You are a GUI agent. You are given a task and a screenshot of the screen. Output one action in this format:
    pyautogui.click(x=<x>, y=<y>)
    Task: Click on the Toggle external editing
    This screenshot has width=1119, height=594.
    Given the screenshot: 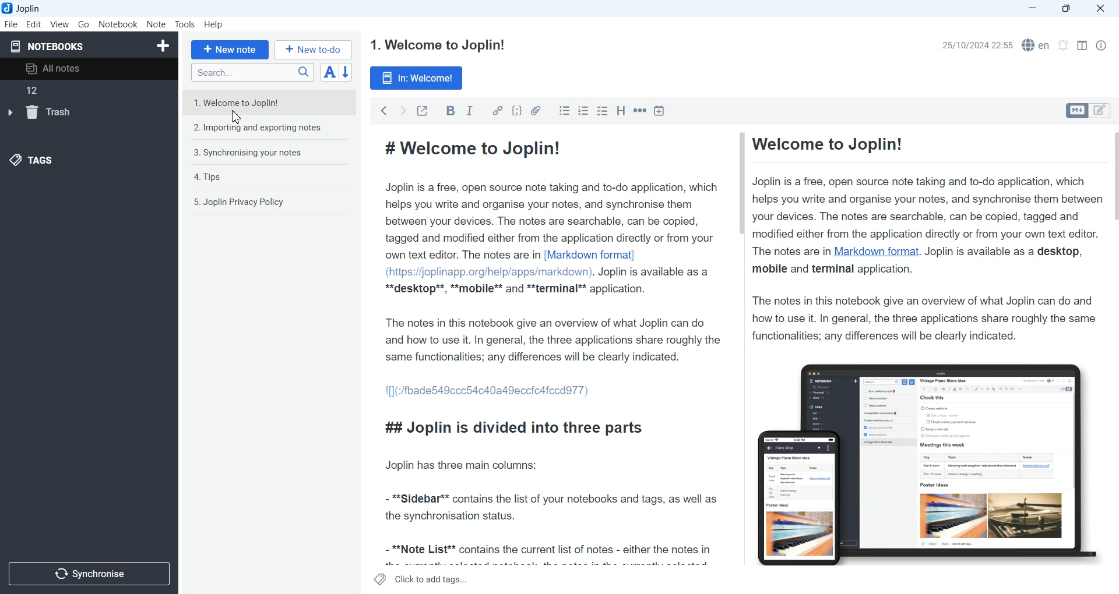 What is the action you would take?
    pyautogui.click(x=422, y=110)
    